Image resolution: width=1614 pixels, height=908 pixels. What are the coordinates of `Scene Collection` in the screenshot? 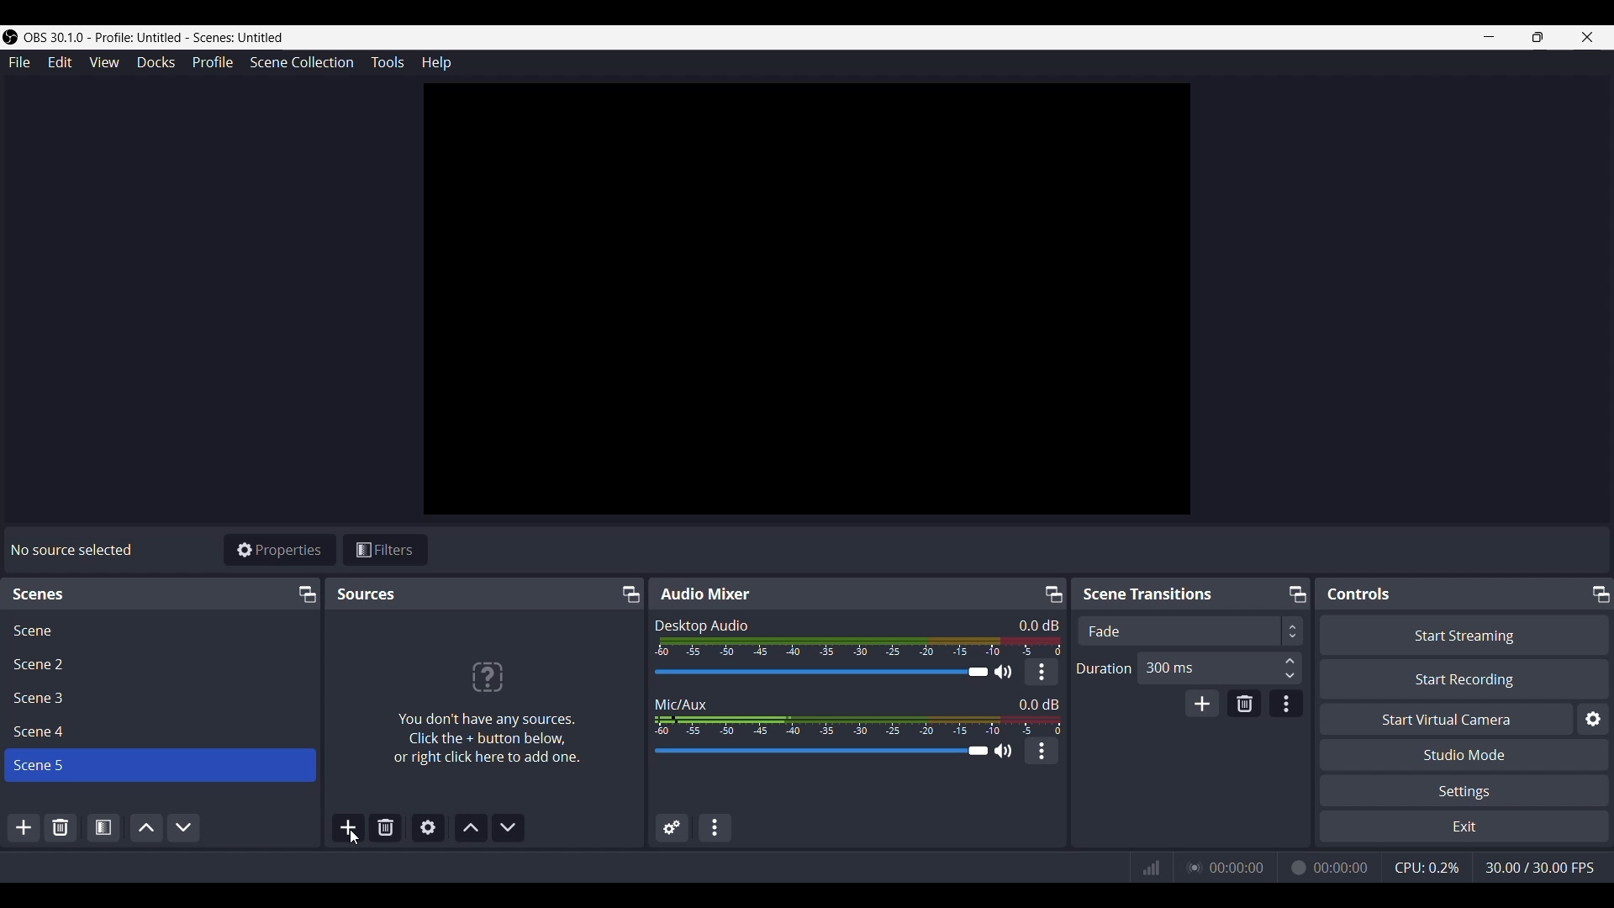 It's located at (303, 63).